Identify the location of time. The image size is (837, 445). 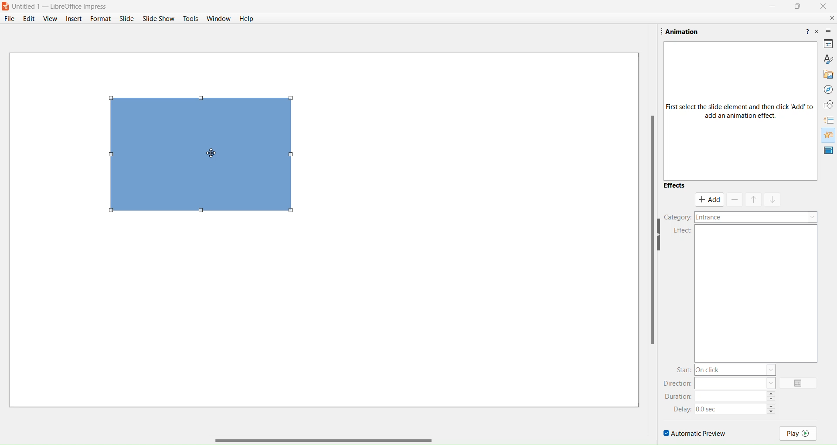
(732, 395).